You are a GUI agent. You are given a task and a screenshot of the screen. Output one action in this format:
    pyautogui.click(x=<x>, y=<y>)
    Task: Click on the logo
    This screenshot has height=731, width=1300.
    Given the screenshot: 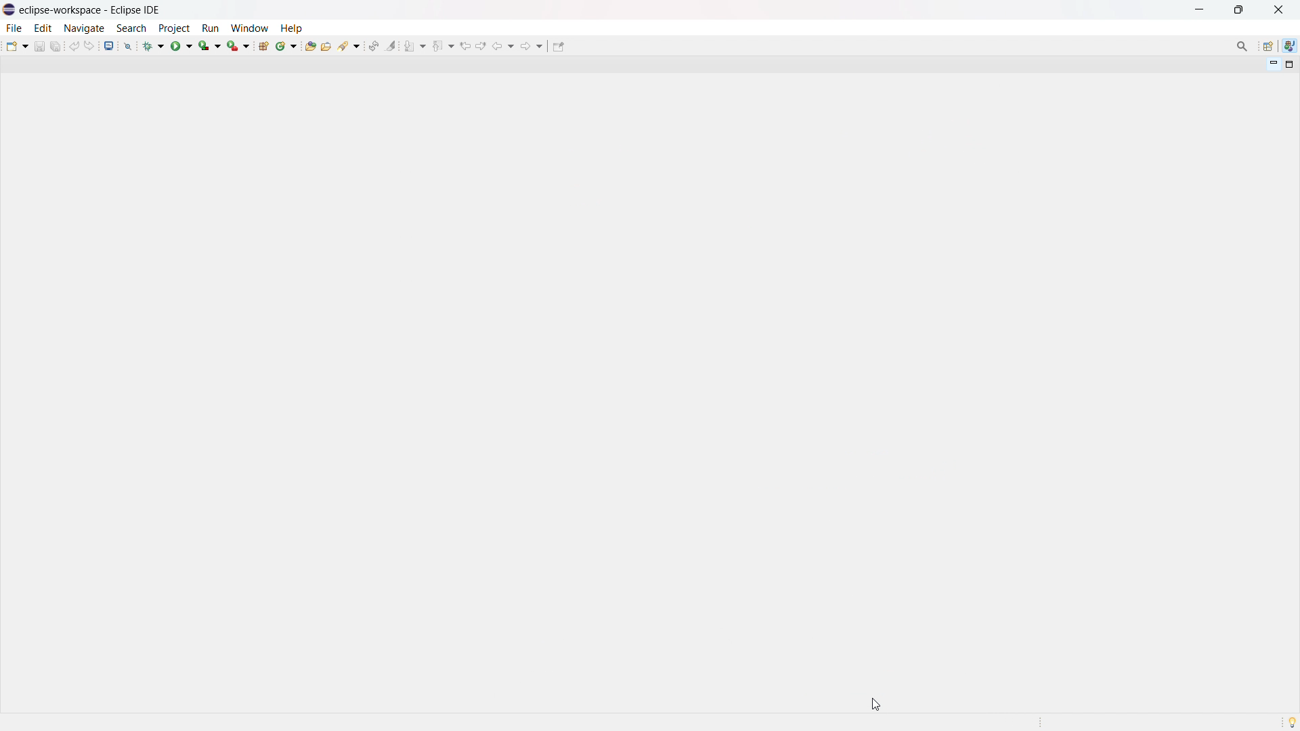 What is the action you would take?
    pyautogui.click(x=9, y=10)
    